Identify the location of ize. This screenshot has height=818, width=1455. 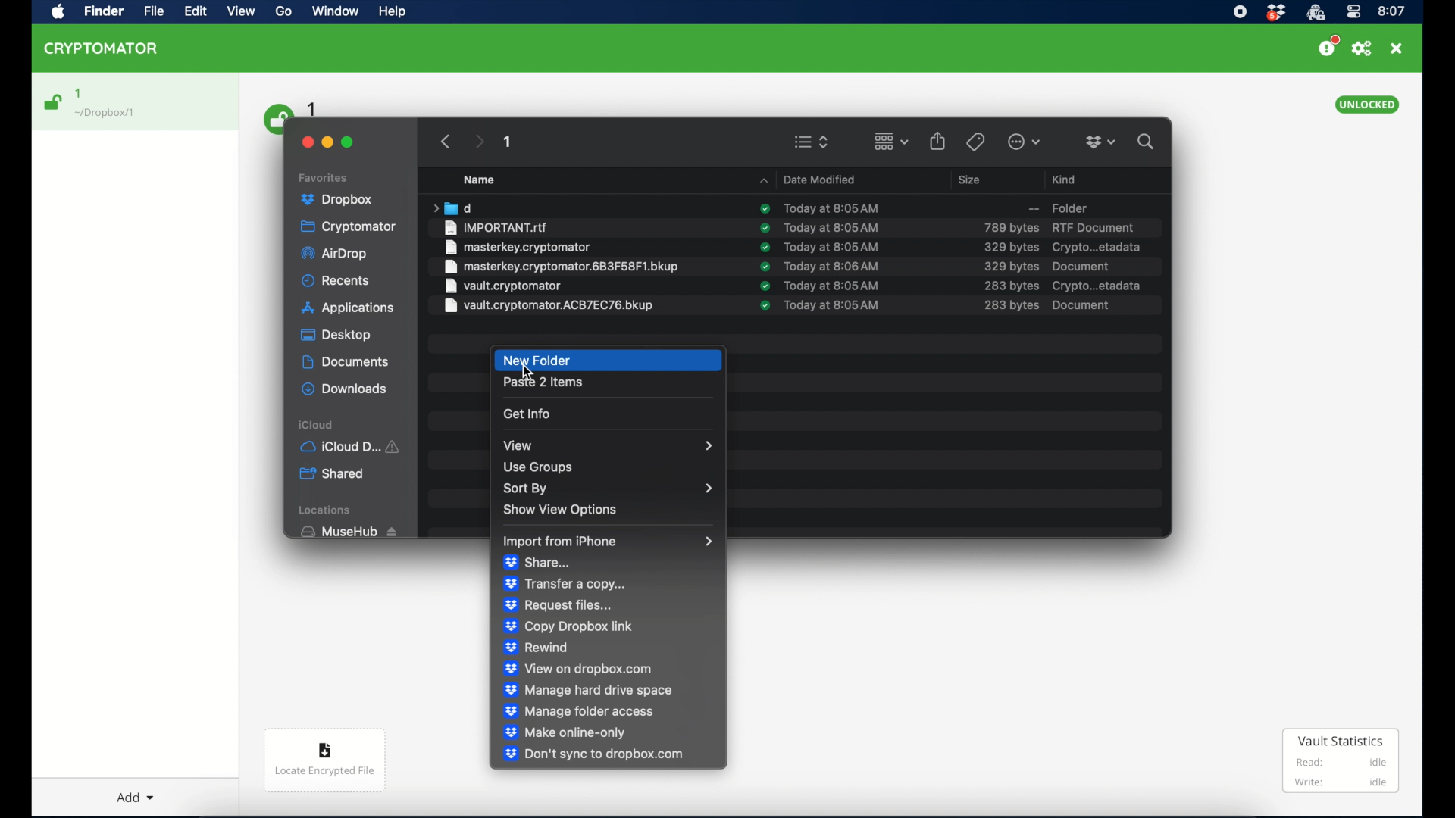
(1011, 306).